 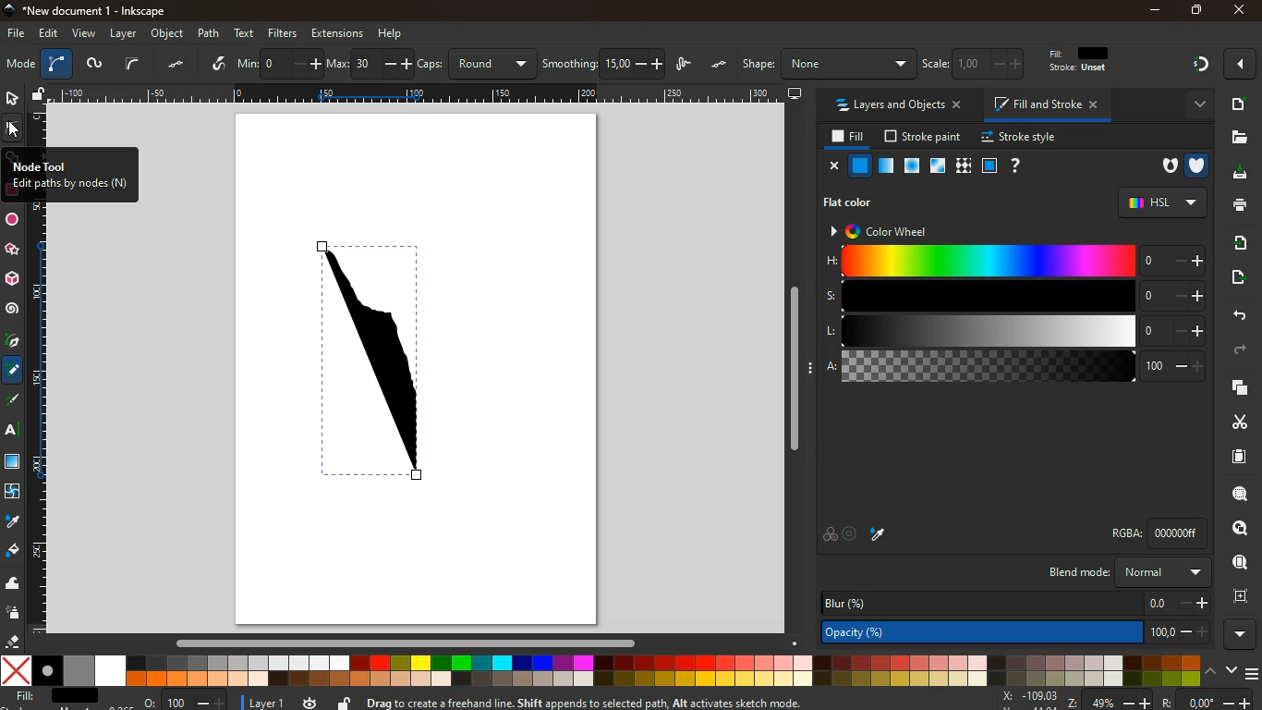 What do you see at coordinates (1018, 63) in the screenshot?
I see `edit` at bounding box center [1018, 63].